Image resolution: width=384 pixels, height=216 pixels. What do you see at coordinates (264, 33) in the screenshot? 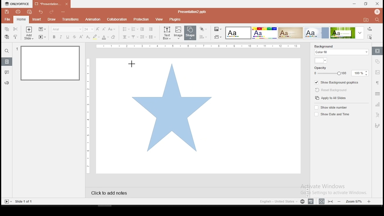
I see `` at bounding box center [264, 33].